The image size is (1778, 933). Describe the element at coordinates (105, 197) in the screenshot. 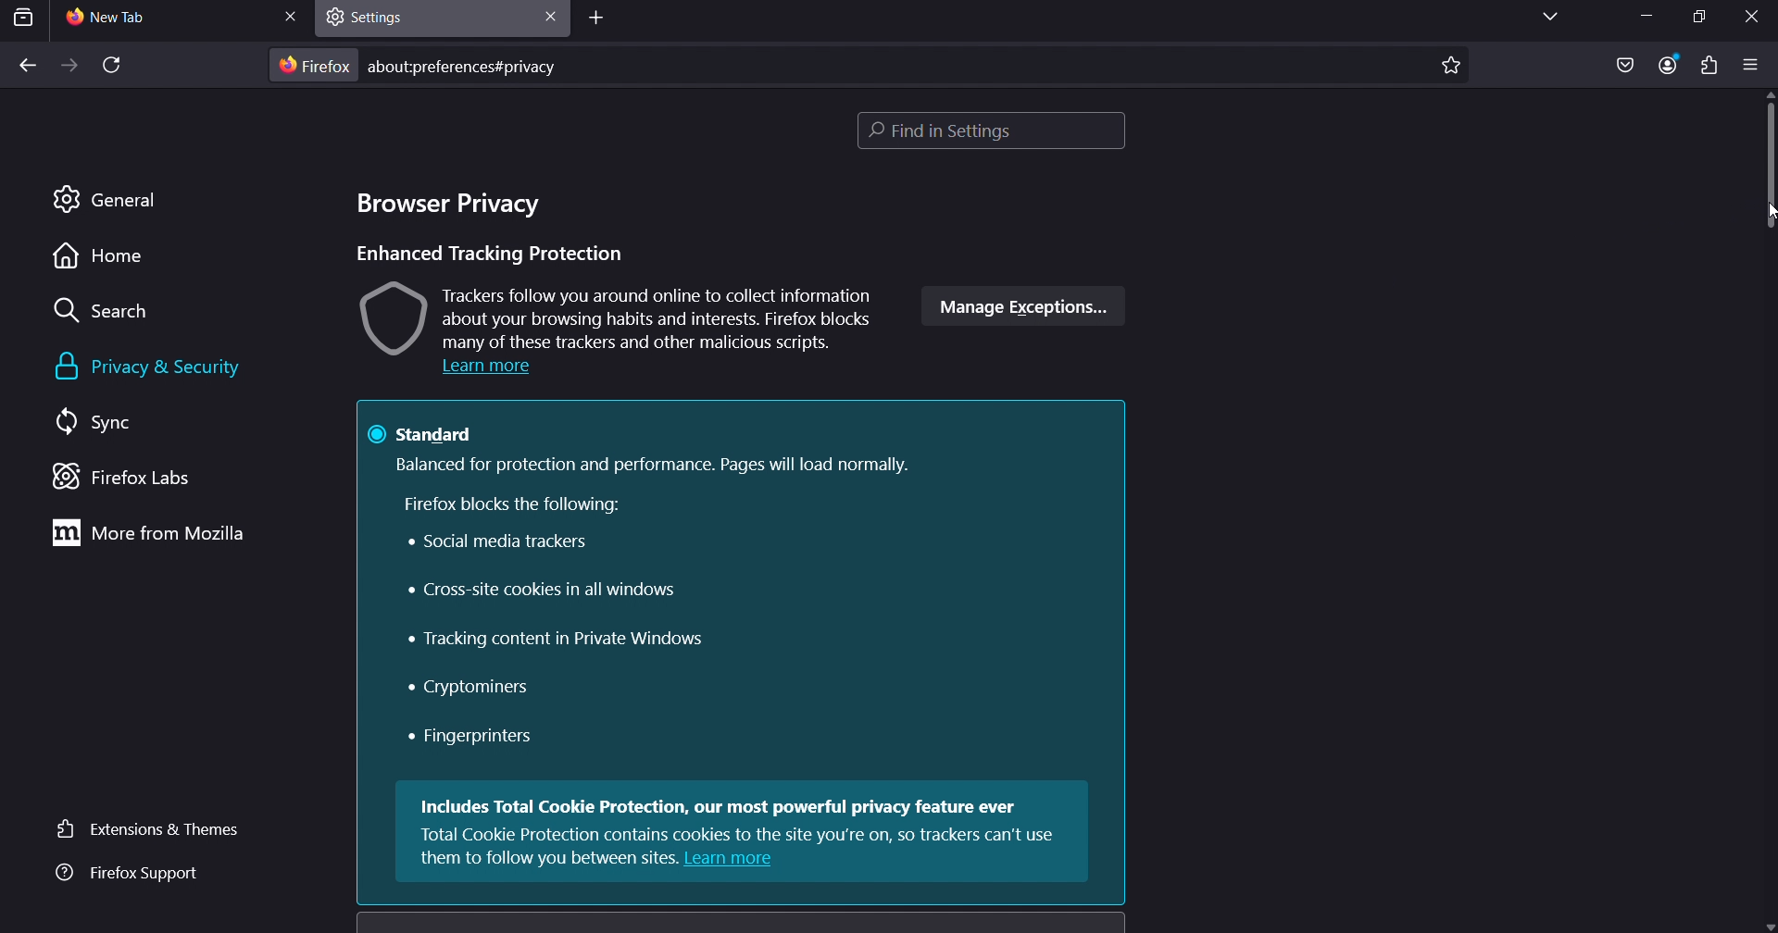

I see `general` at that location.